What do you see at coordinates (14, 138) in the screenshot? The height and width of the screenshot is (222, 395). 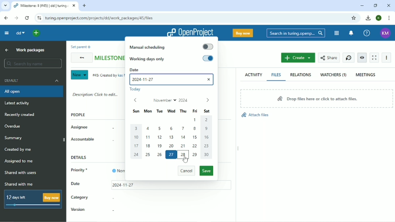 I see `Summary` at bounding box center [14, 138].